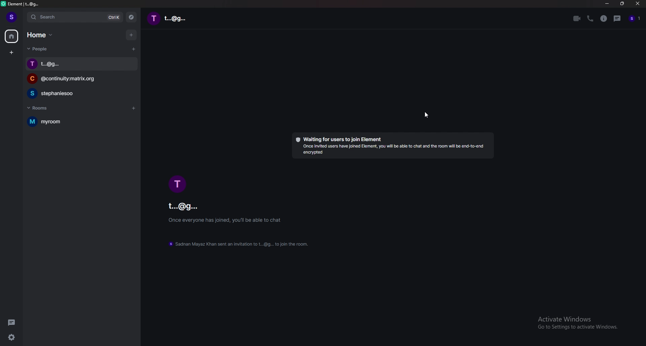  Describe the element at coordinates (61, 122) in the screenshot. I see `myroom` at that location.